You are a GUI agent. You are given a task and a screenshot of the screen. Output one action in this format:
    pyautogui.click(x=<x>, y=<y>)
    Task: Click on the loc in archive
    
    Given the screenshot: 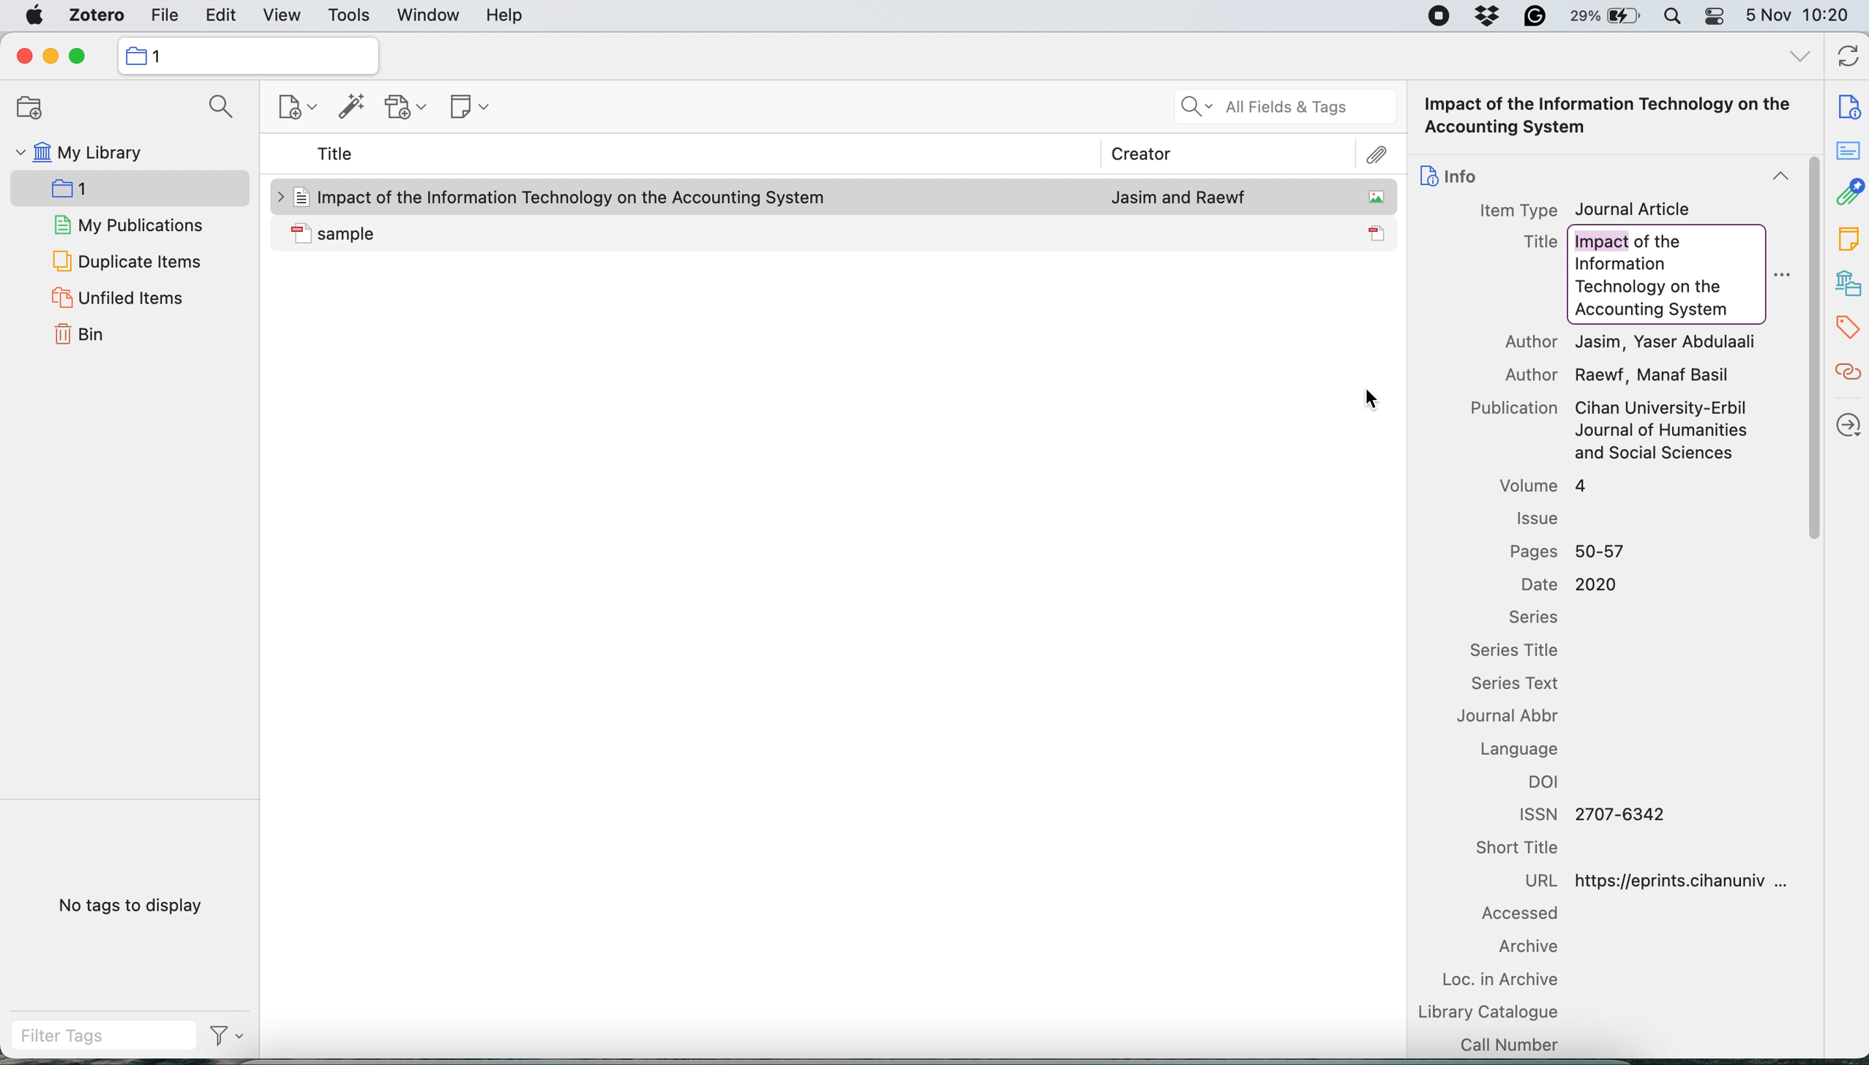 What is the action you would take?
    pyautogui.click(x=1508, y=978)
    